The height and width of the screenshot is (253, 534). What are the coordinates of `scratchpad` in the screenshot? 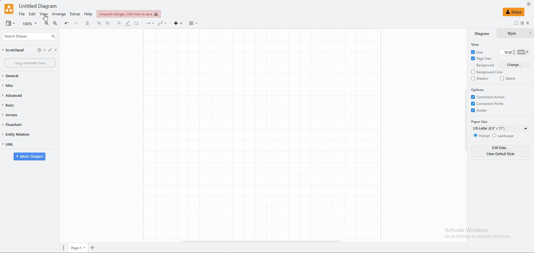 It's located at (14, 50).